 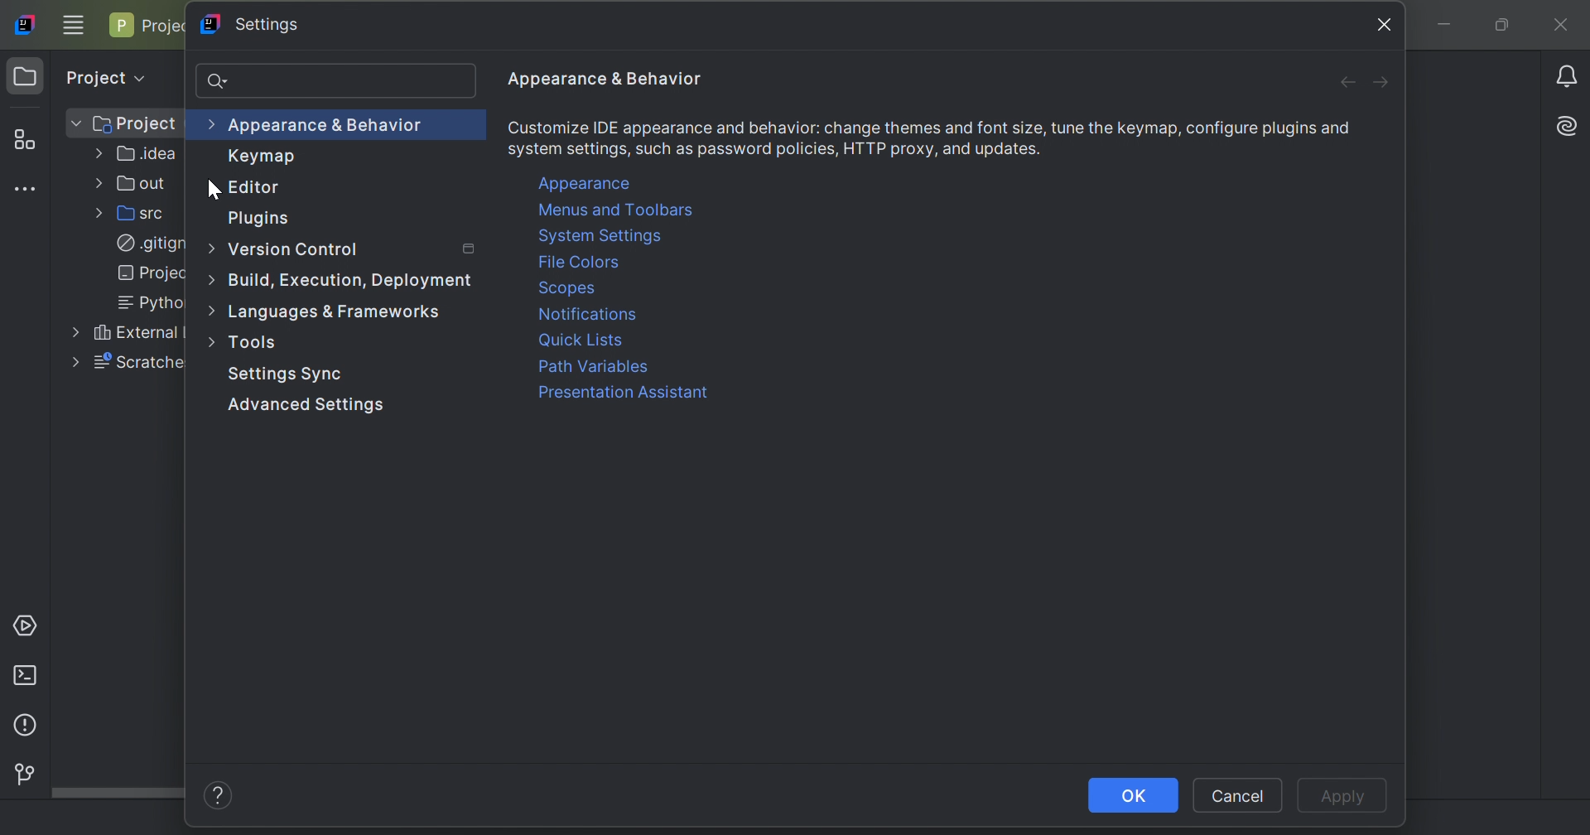 I want to click on Main menu, so click(x=74, y=24).